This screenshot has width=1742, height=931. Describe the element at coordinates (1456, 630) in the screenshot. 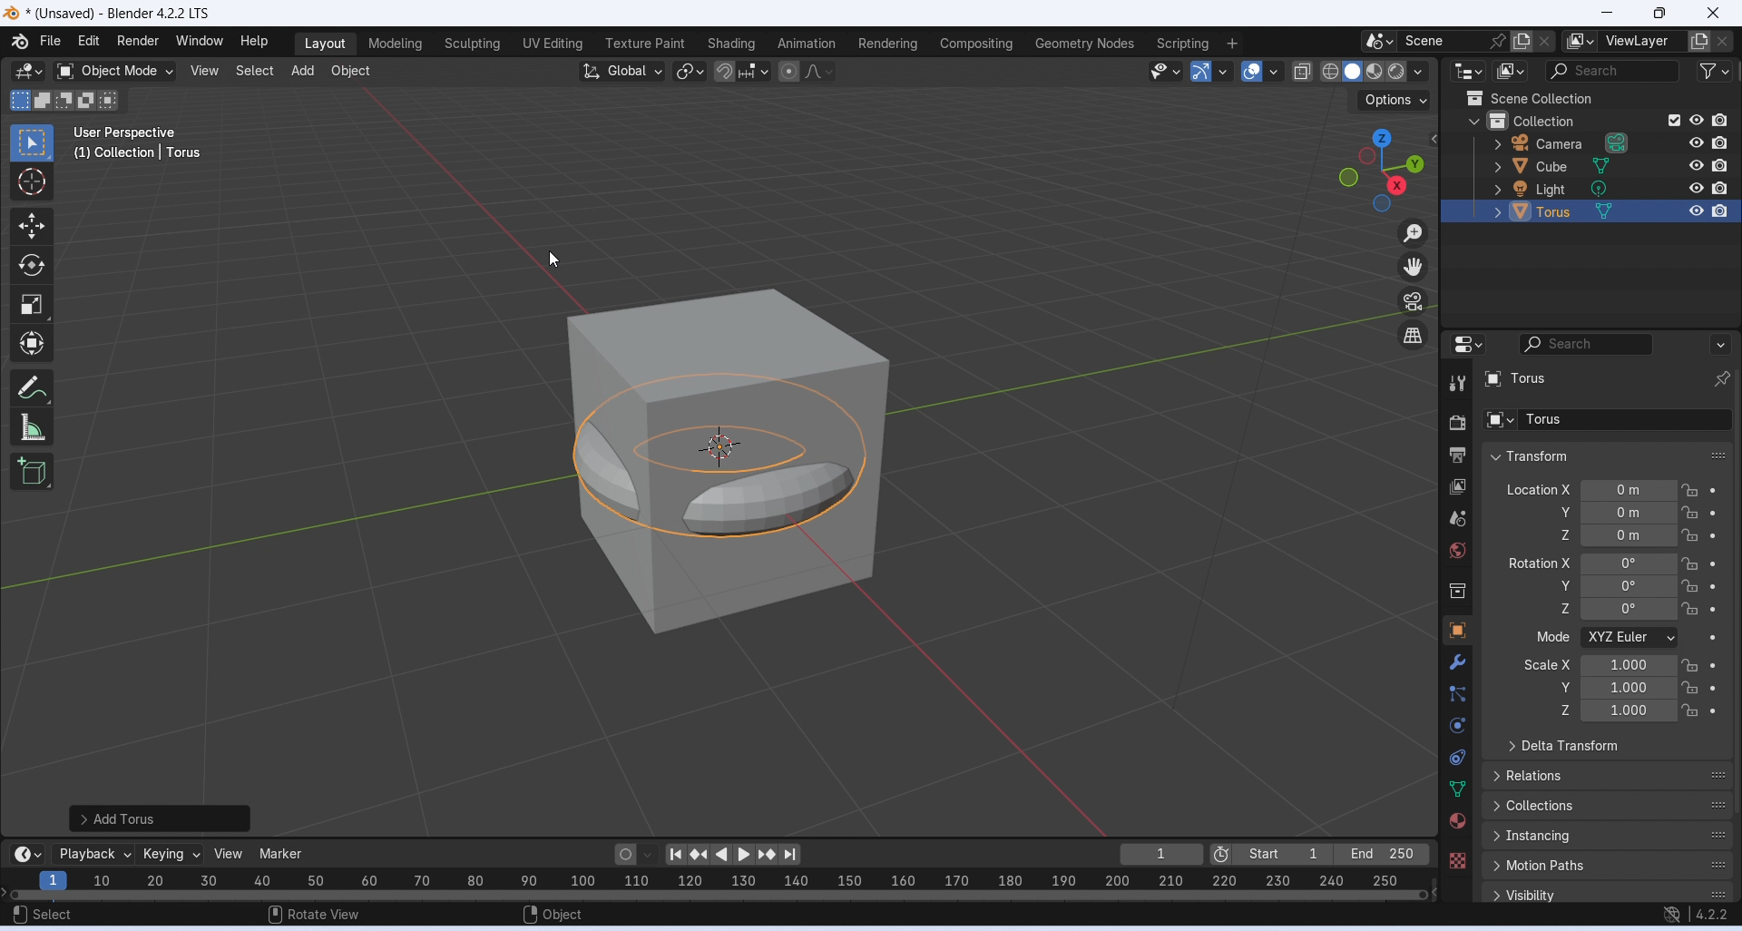

I see `Object` at that location.